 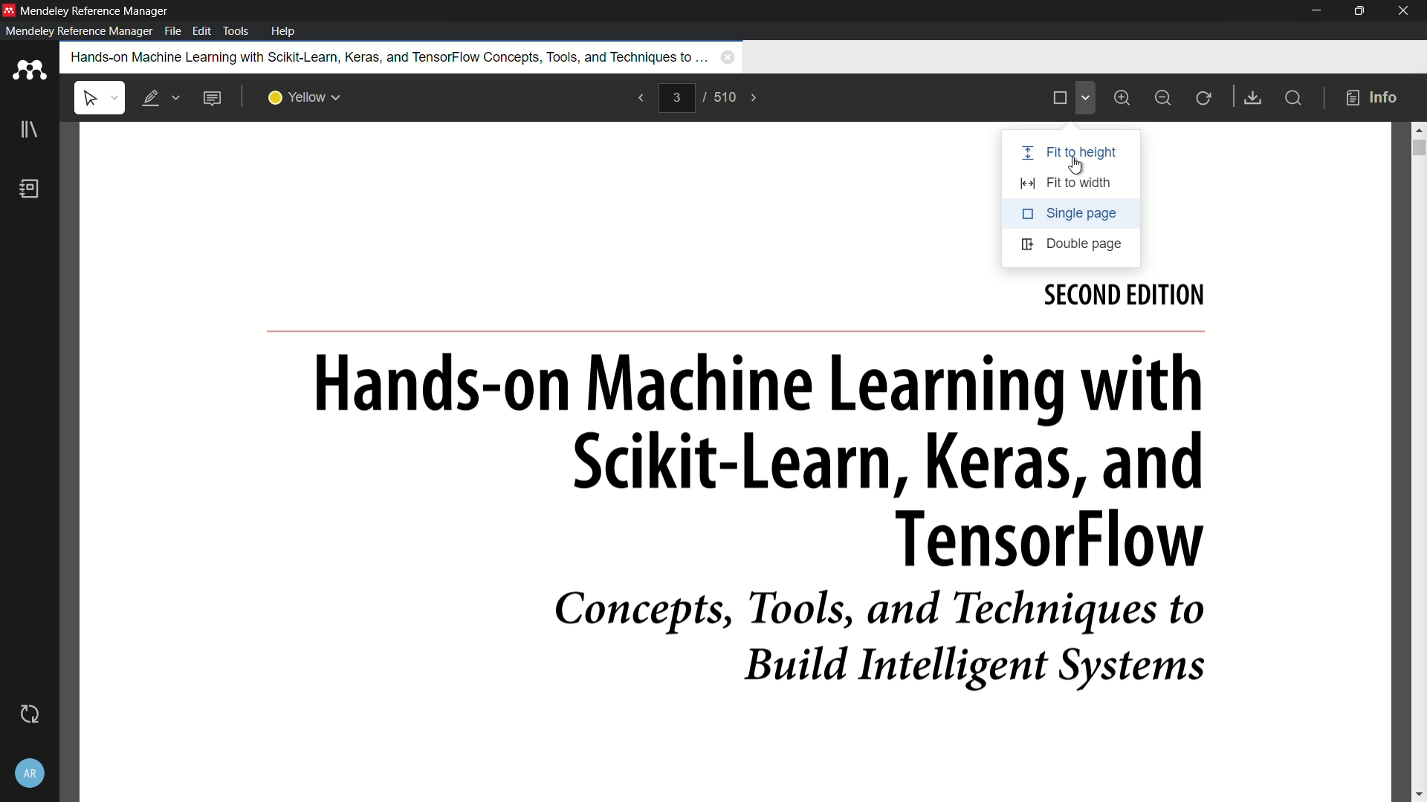 I want to click on refresh, so click(x=1205, y=99).